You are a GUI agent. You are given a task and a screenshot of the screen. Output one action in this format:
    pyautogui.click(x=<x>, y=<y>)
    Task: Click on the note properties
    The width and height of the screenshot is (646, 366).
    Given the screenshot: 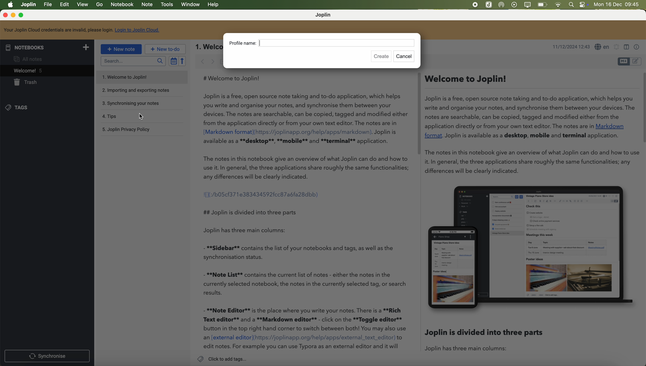 What is the action you would take?
    pyautogui.click(x=638, y=47)
    